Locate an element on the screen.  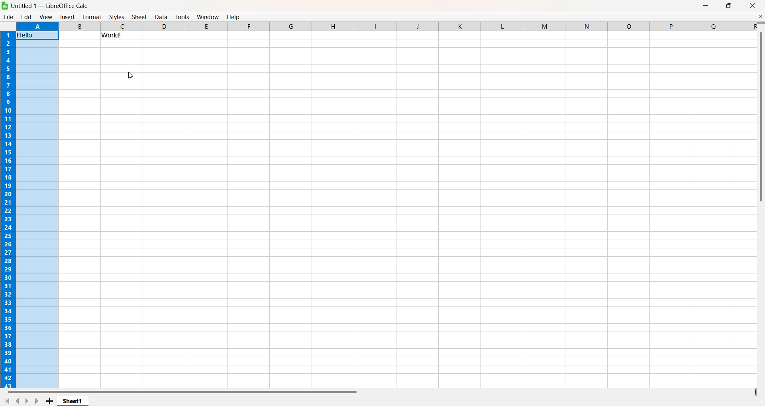
Sheet is located at coordinates (139, 17).